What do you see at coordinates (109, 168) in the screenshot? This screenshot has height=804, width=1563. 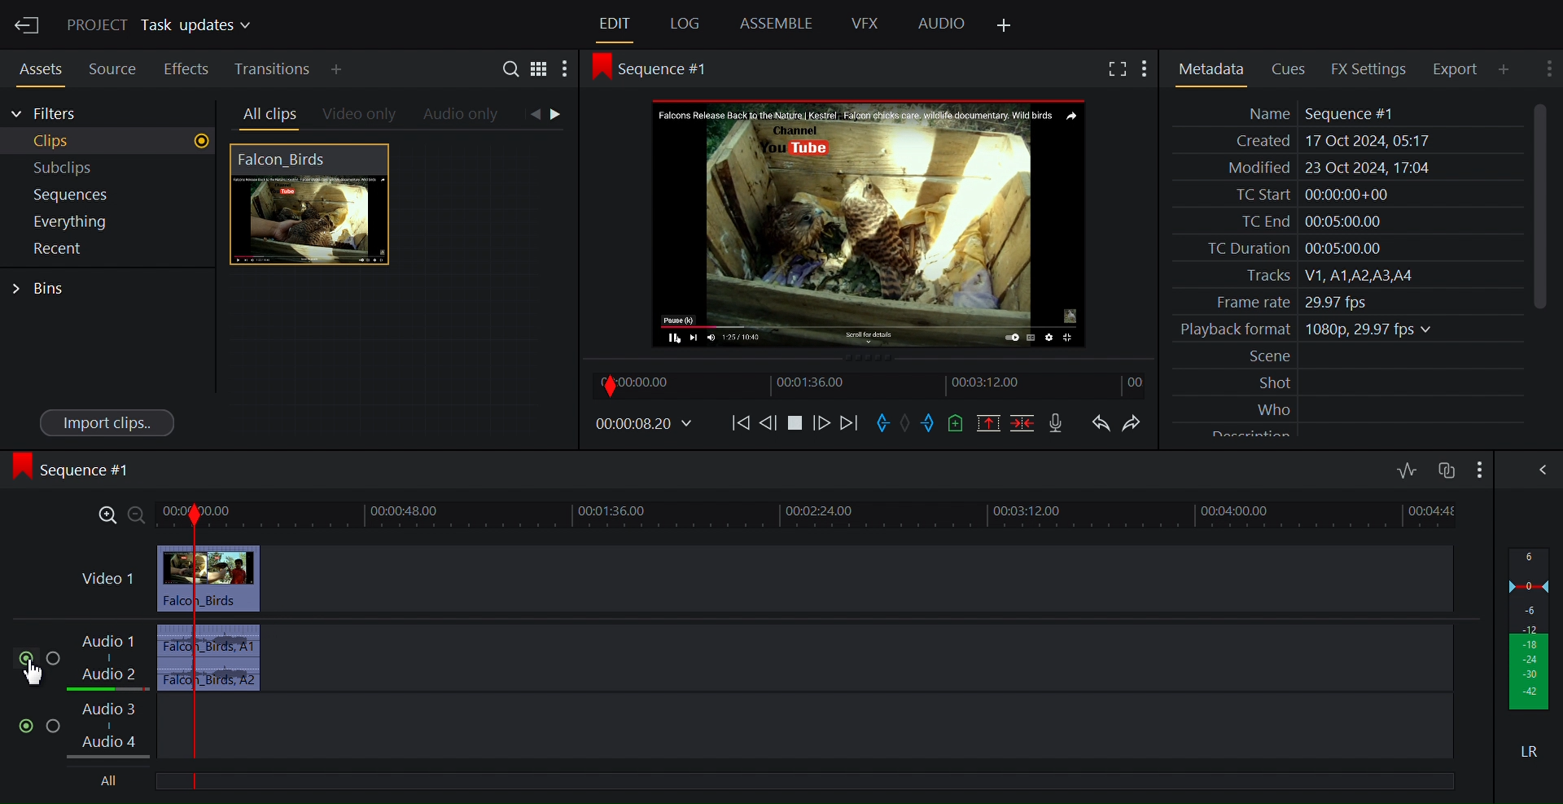 I see `Subclips` at bounding box center [109, 168].